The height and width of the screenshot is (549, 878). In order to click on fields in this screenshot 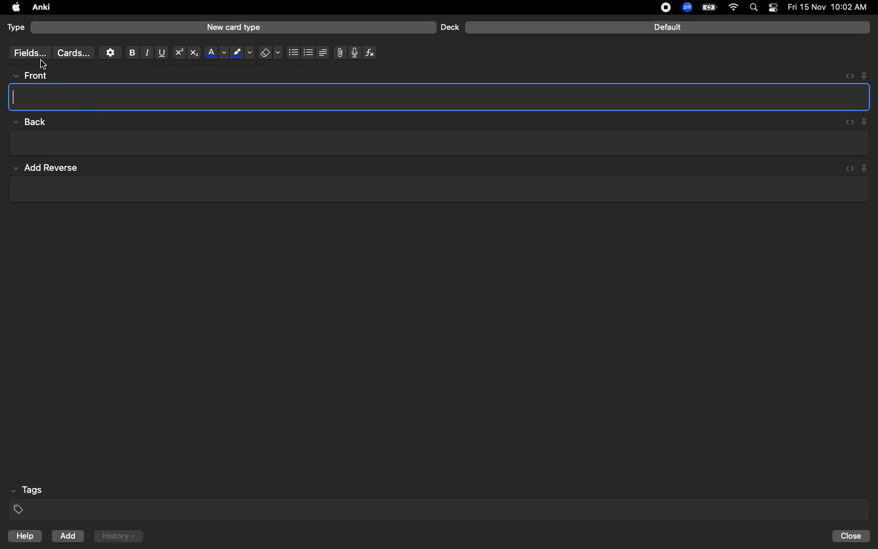, I will do `click(27, 53)`.